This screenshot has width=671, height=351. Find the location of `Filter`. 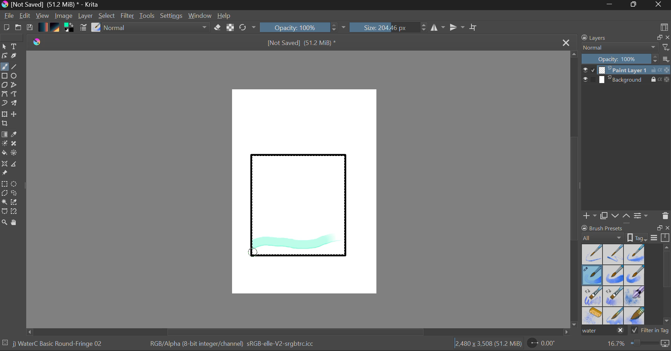

Filter is located at coordinates (128, 17).